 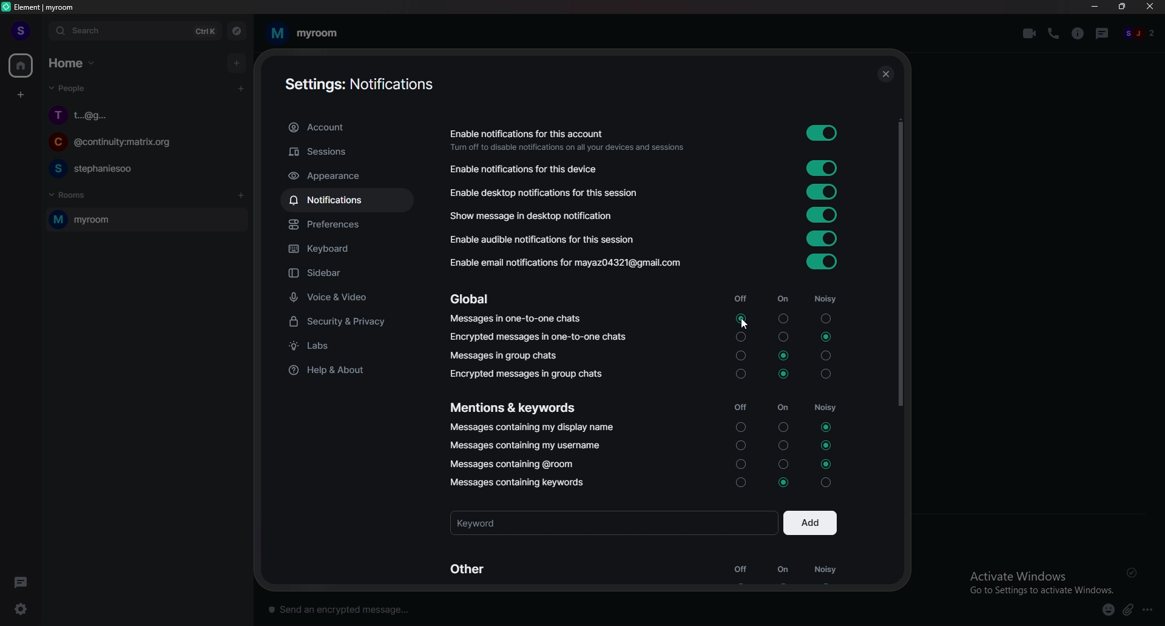 I want to click on off, so click(x=740, y=408).